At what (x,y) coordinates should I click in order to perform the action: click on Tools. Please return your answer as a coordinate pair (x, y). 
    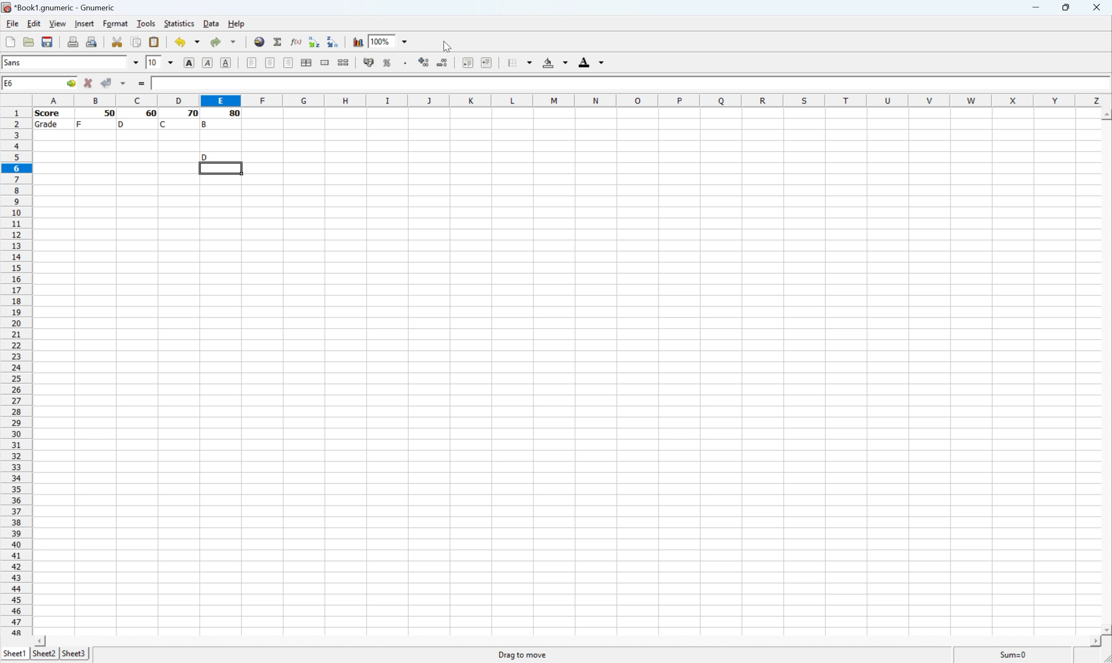
    Looking at the image, I should click on (145, 22).